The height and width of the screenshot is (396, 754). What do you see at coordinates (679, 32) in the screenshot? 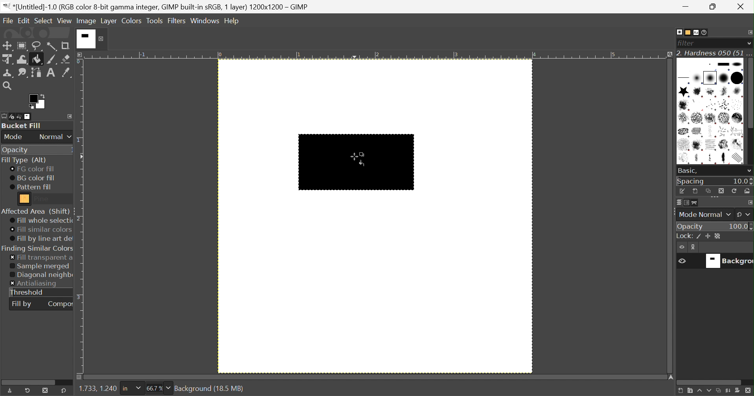
I see `Brushes` at bounding box center [679, 32].